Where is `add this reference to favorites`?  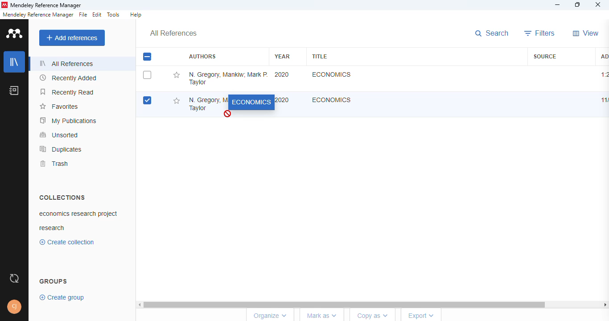 add this reference to favorites is located at coordinates (176, 75).